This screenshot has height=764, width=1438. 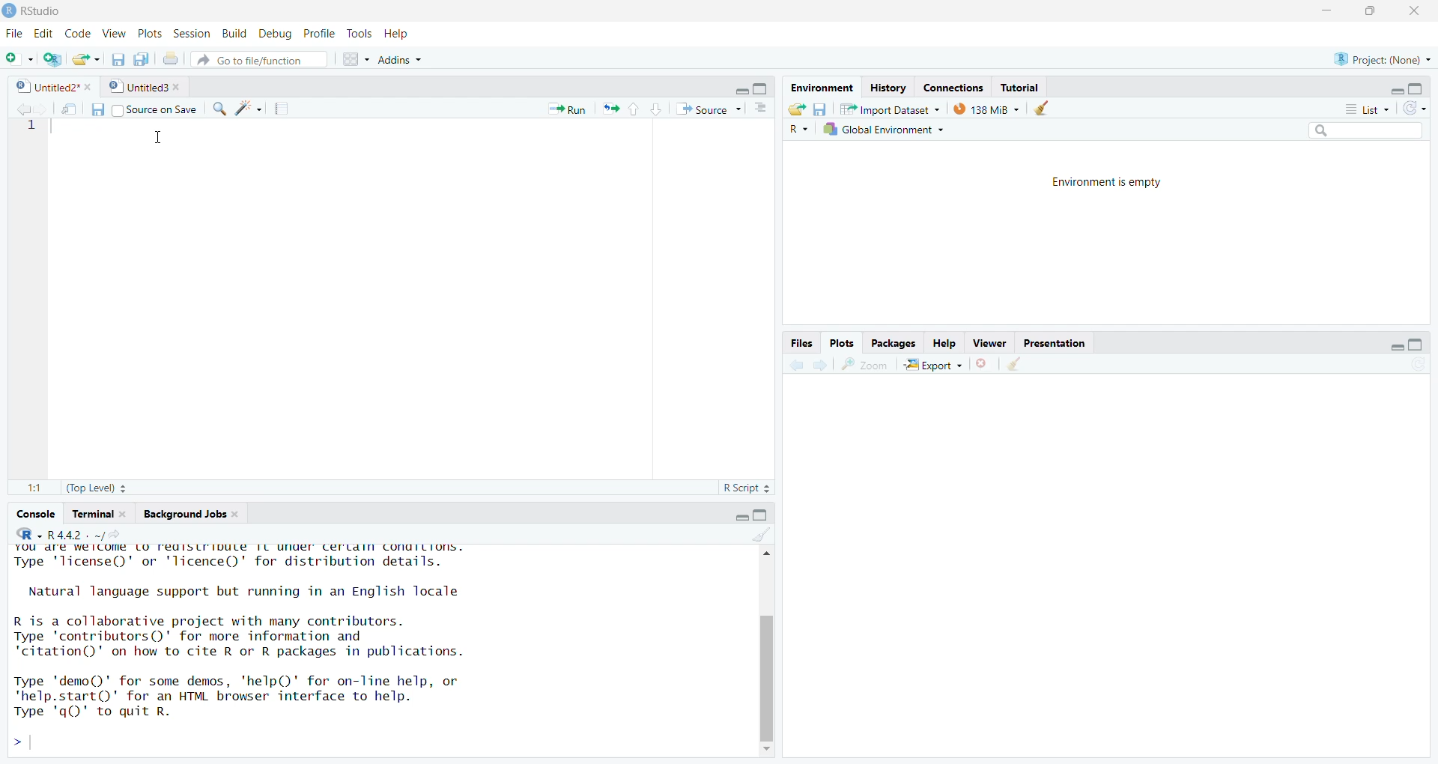 What do you see at coordinates (357, 33) in the screenshot?
I see `Tools` at bounding box center [357, 33].